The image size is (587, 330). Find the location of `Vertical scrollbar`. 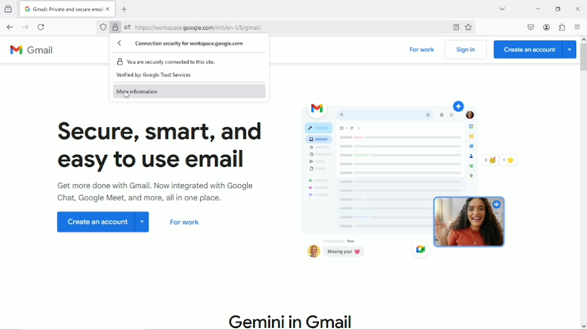

Vertical scrollbar is located at coordinates (583, 59).